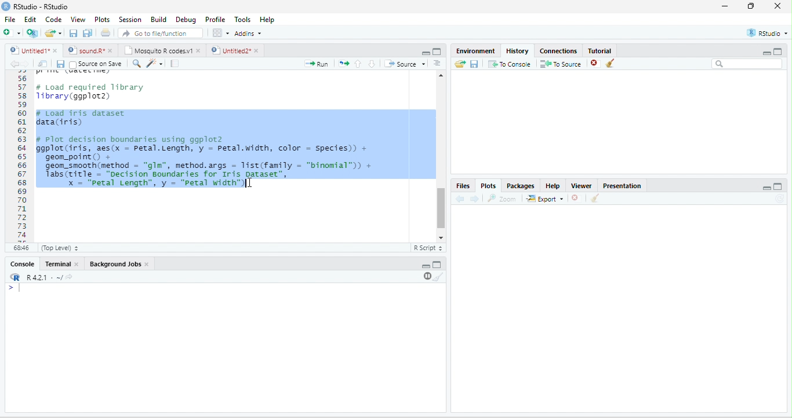  I want to click on Export, so click(545, 199).